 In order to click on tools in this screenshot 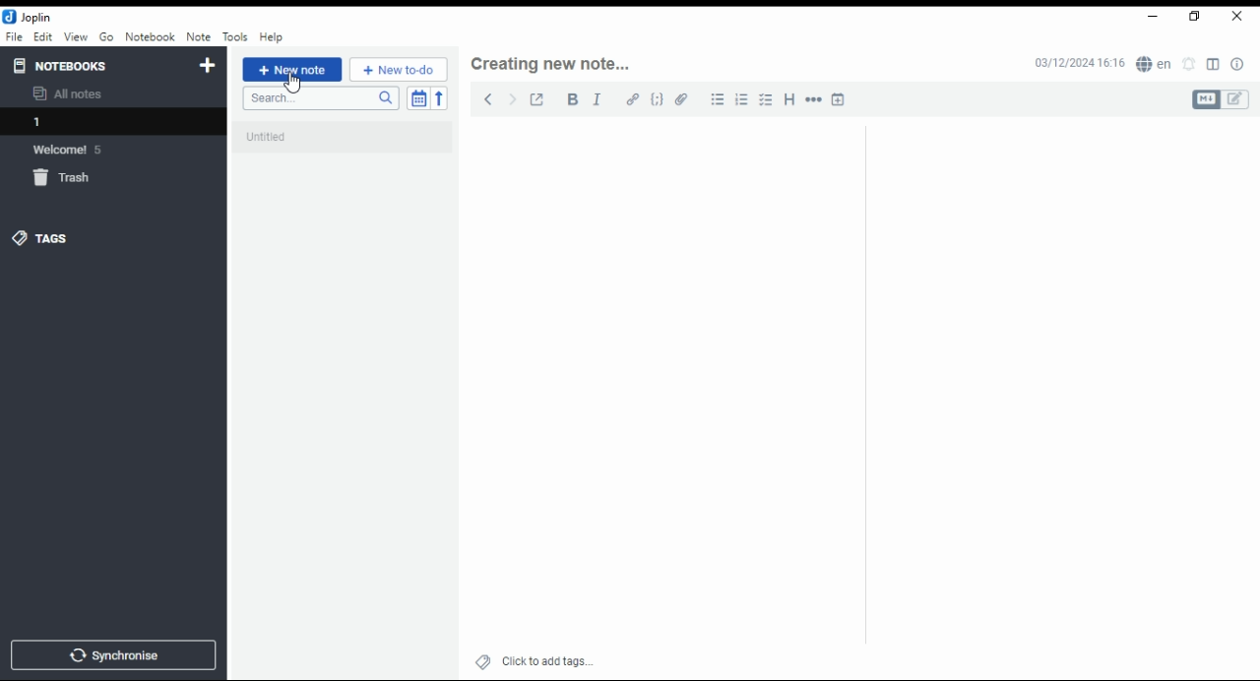, I will do `click(236, 37)`.